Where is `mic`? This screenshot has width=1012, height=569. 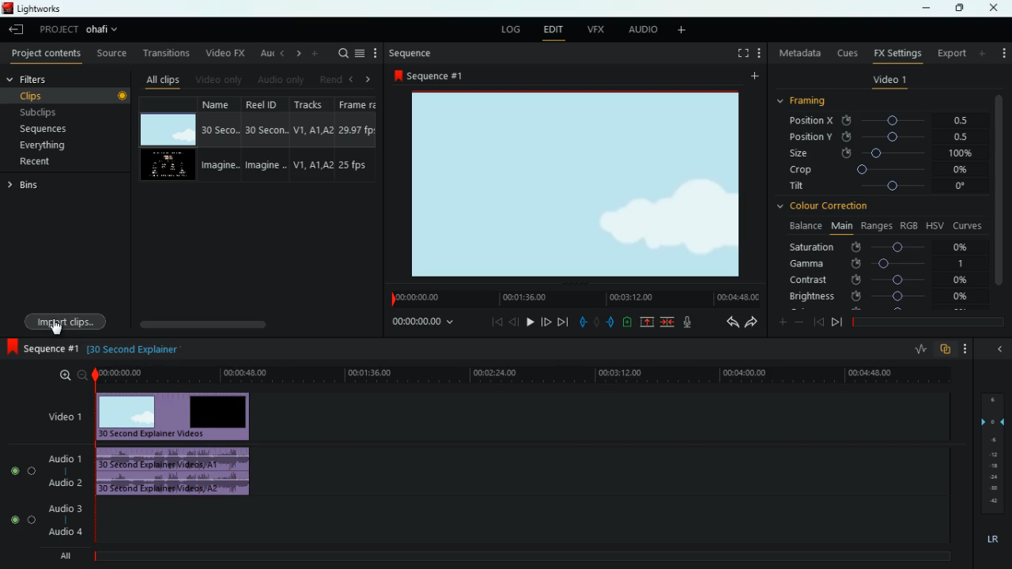 mic is located at coordinates (685, 322).